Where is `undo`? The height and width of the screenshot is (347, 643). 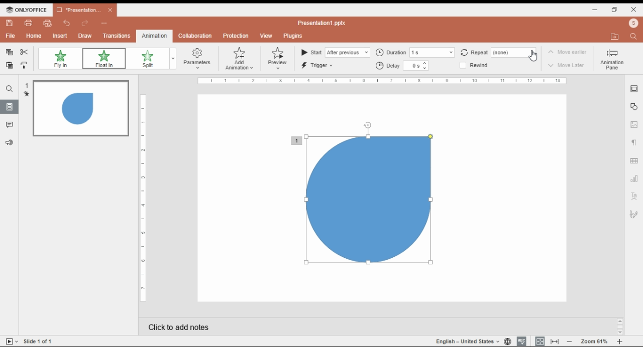 undo is located at coordinates (67, 23).